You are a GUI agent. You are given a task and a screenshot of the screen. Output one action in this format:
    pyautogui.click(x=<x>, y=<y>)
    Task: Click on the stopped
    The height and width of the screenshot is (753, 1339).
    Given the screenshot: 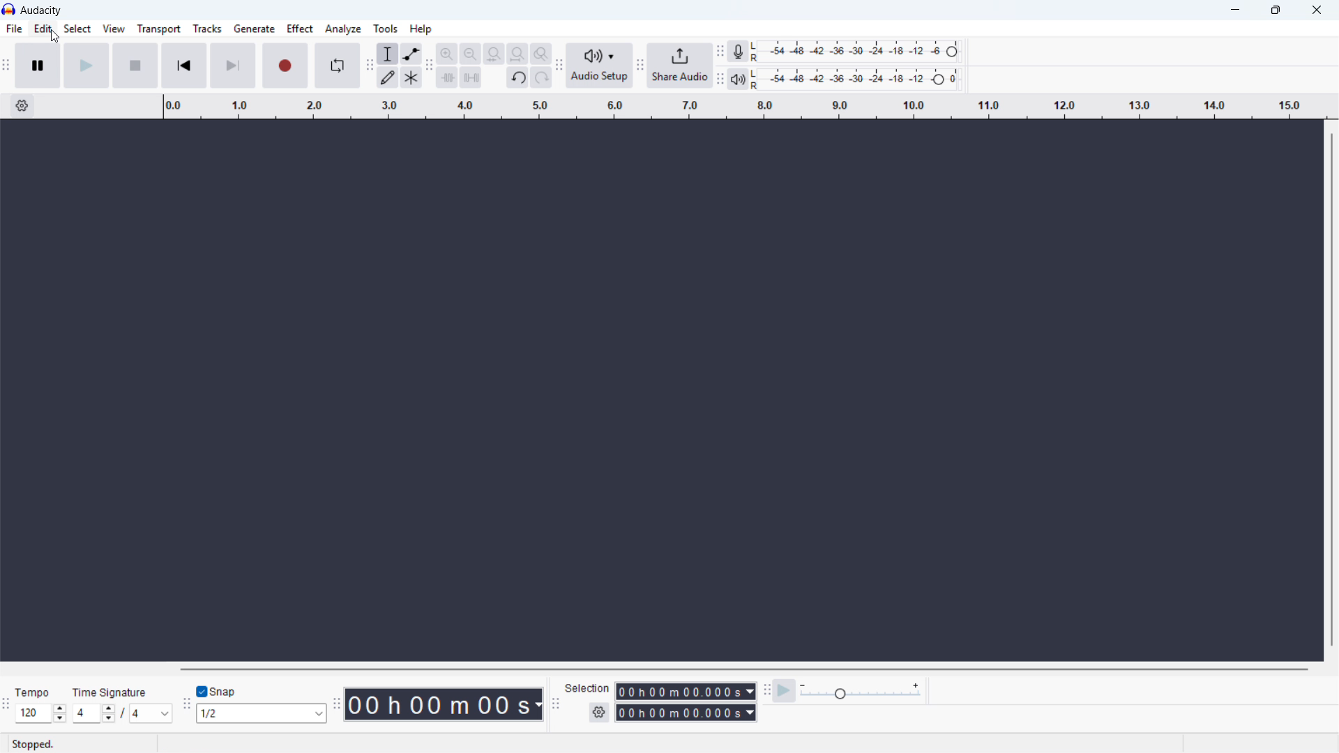 What is the action you would take?
    pyautogui.click(x=33, y=745)
    